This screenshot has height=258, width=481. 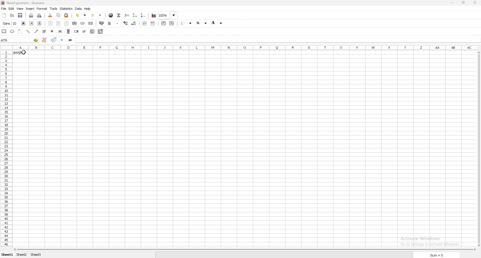 What do you see at coordinates (40, 15) in the screenshot?
I see `print preview` at bounding box center [40, 15].